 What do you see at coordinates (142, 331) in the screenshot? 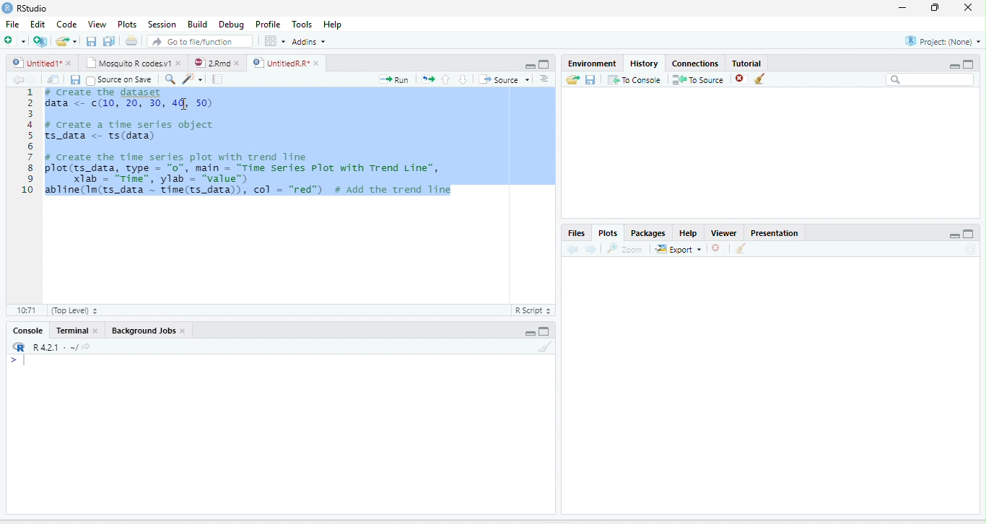
I see `Background Jobs` at bounding box center [142, 331].